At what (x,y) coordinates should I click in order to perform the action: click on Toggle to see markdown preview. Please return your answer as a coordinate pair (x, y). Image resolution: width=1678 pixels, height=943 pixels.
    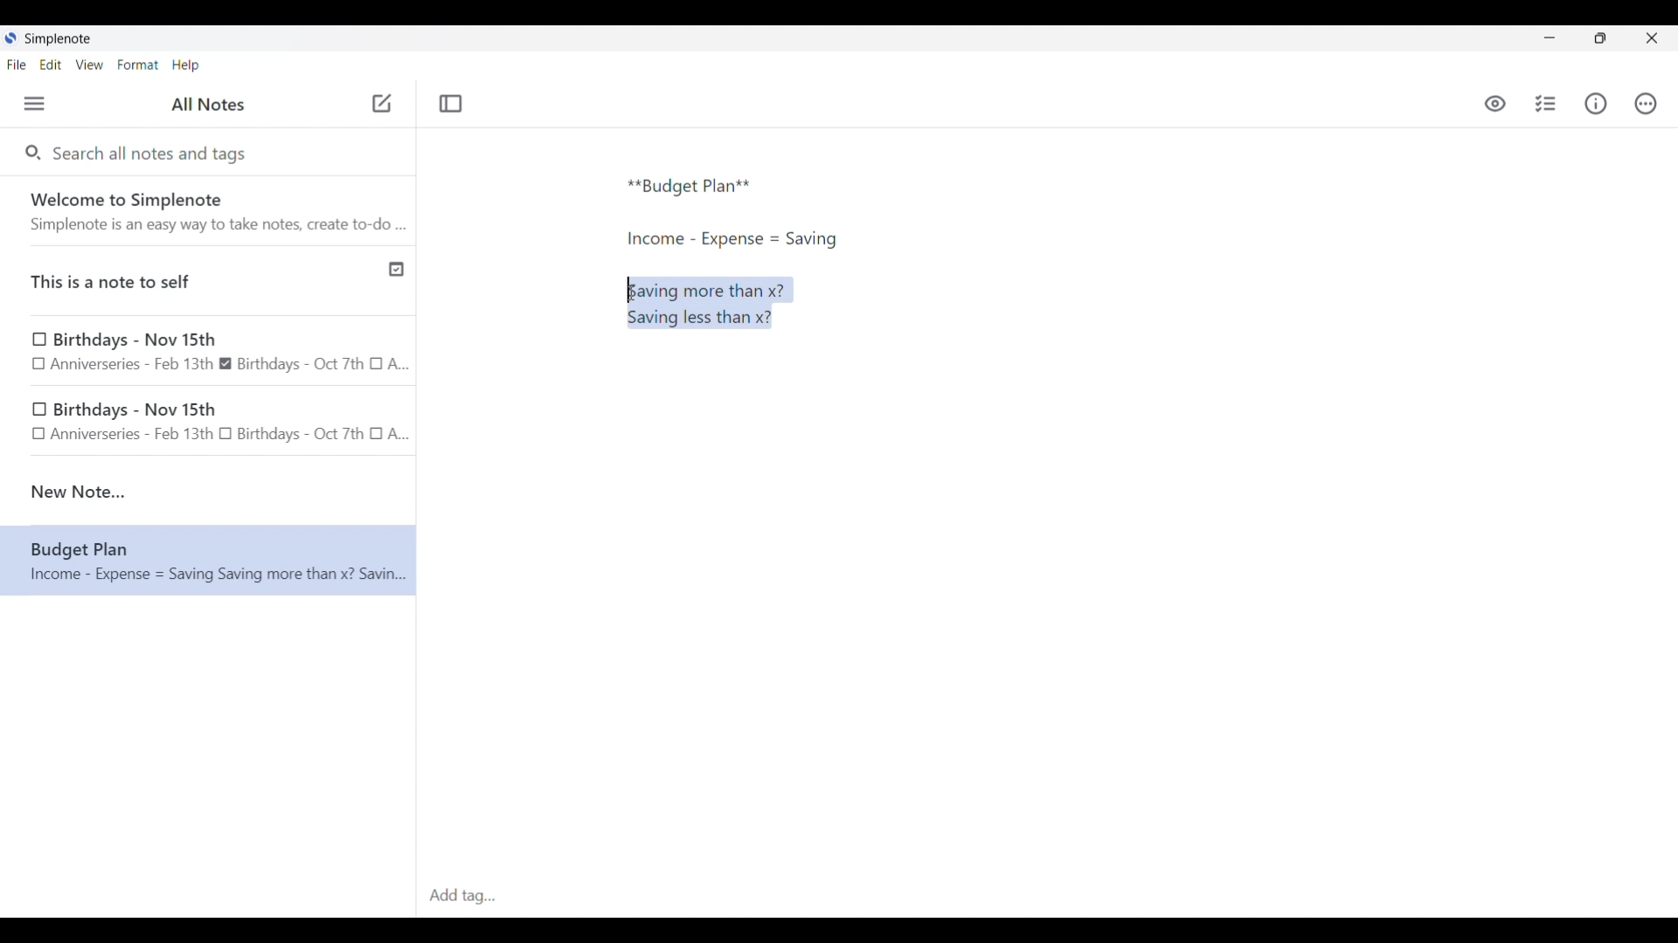
    Looking at the image, I should click on (1495, 104).